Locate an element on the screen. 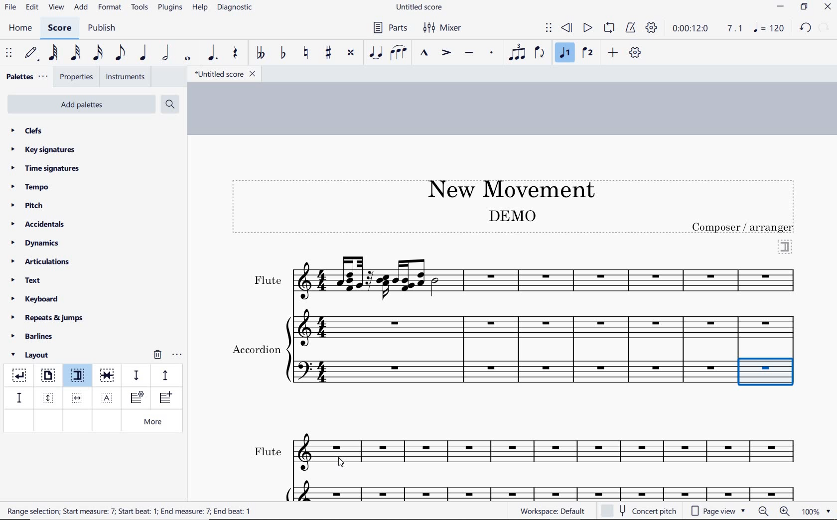 This screenshot has height=520, width=837. text is located at coordinates (268, 452).